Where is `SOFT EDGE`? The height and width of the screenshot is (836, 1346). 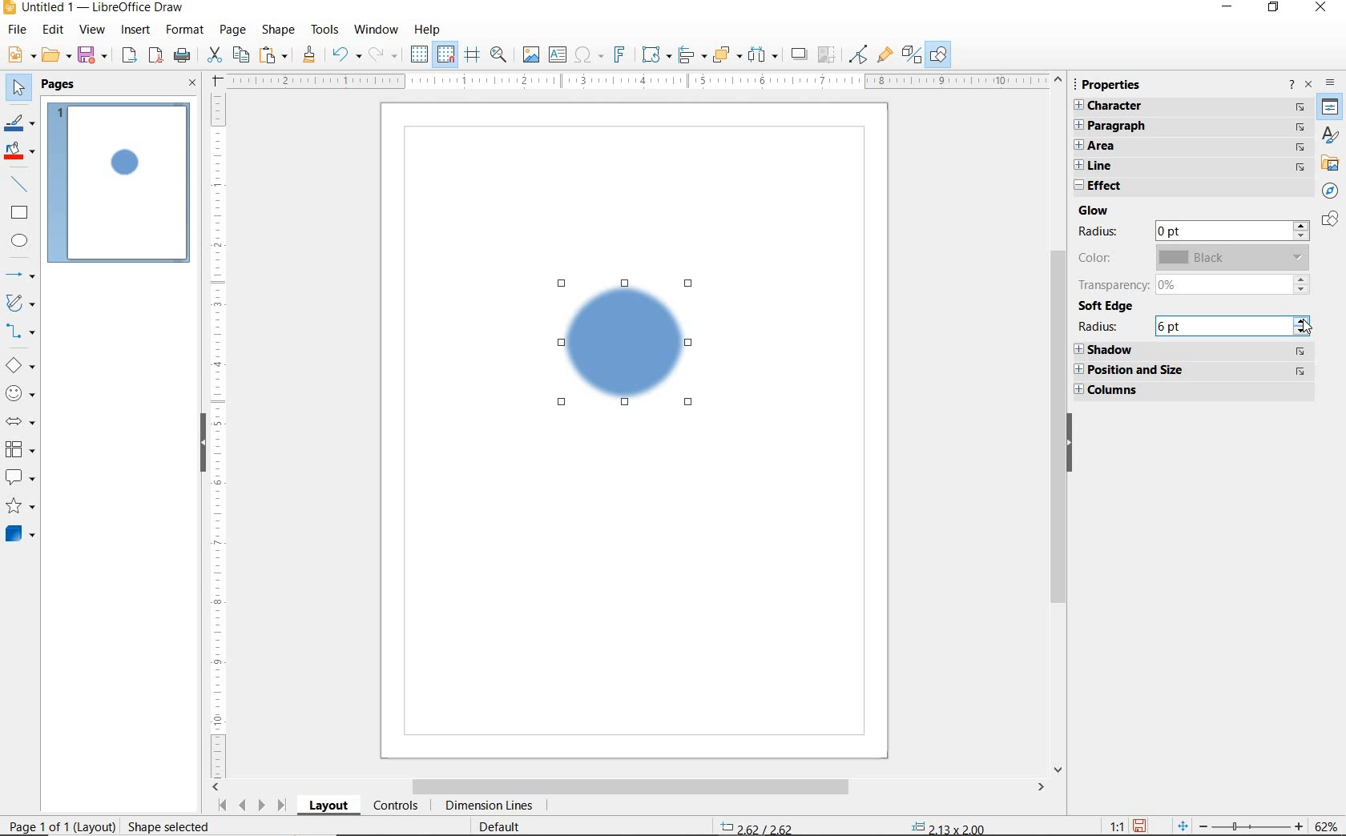
SOFT EDGE is located at coordinates (1106, 307).